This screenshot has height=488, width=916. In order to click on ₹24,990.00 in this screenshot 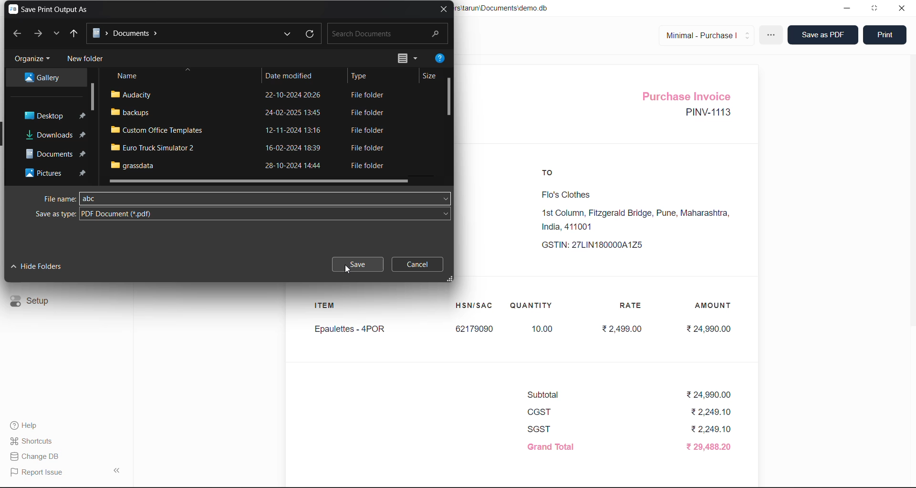, I will do `click(713, 330)`.